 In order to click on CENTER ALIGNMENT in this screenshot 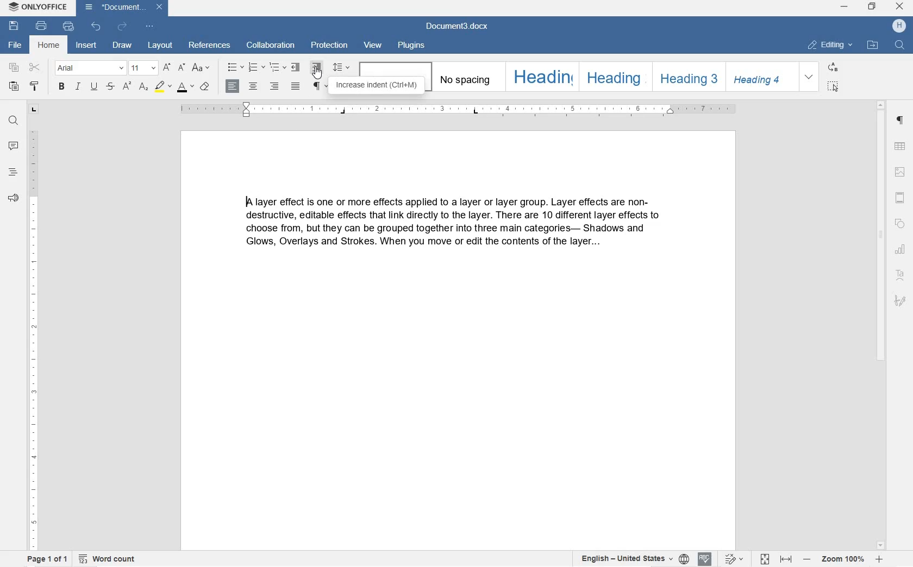, I will do `click(253, 87)`.